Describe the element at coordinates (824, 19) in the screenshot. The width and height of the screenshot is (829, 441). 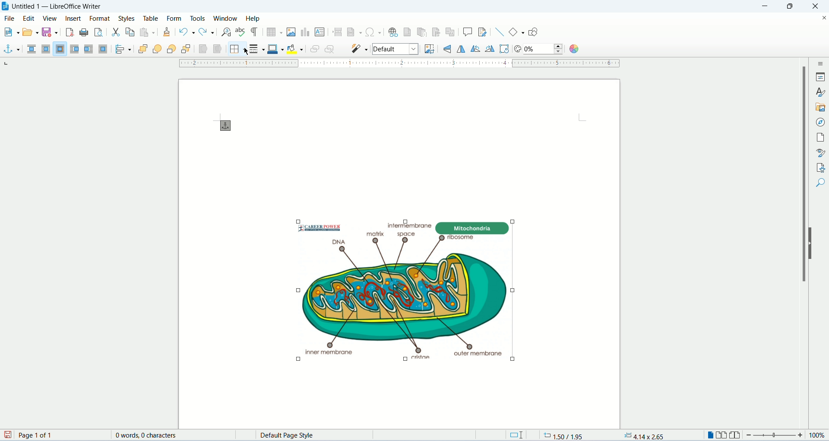
I see `close document` at that location.